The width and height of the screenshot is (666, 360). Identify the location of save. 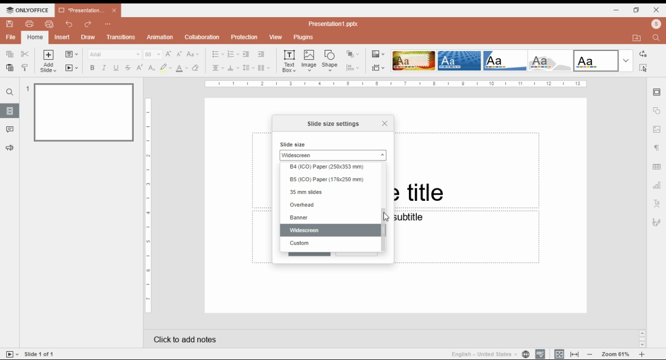
(9, 24).